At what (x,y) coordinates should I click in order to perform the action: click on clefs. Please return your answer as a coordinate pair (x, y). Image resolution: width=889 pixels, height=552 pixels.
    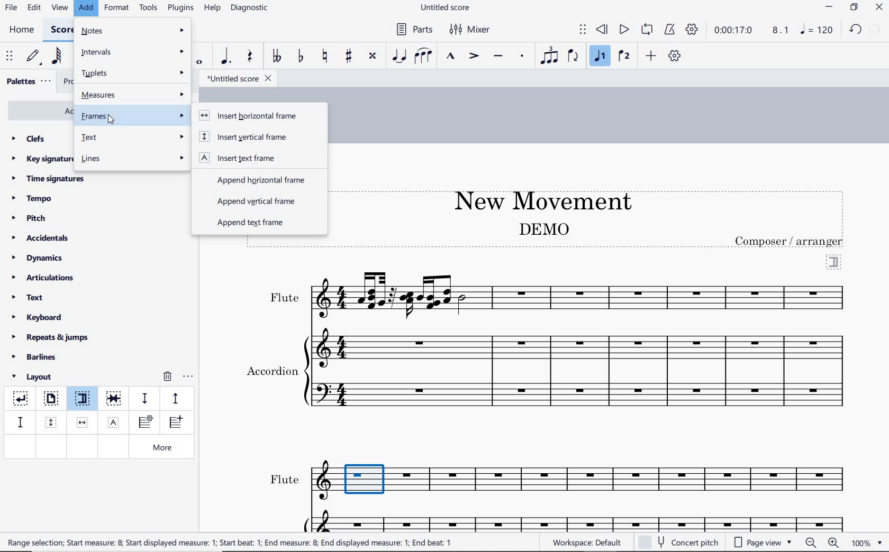
    Looking at the image, I should click on (29, 139).